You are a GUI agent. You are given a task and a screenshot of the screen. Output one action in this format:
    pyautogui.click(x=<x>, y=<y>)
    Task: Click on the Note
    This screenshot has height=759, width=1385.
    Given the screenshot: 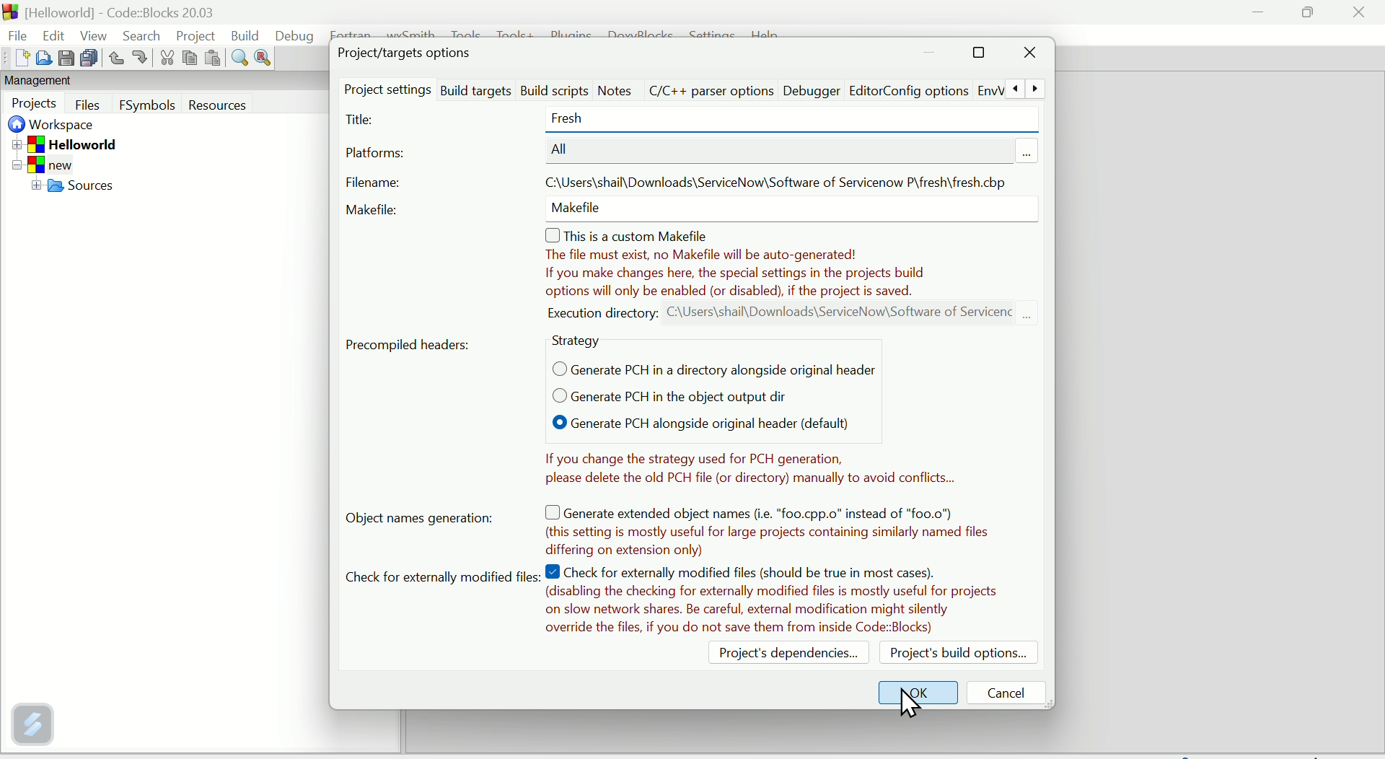 What is the action you would take?
    pyautogui.click(x=771, y=526)
    